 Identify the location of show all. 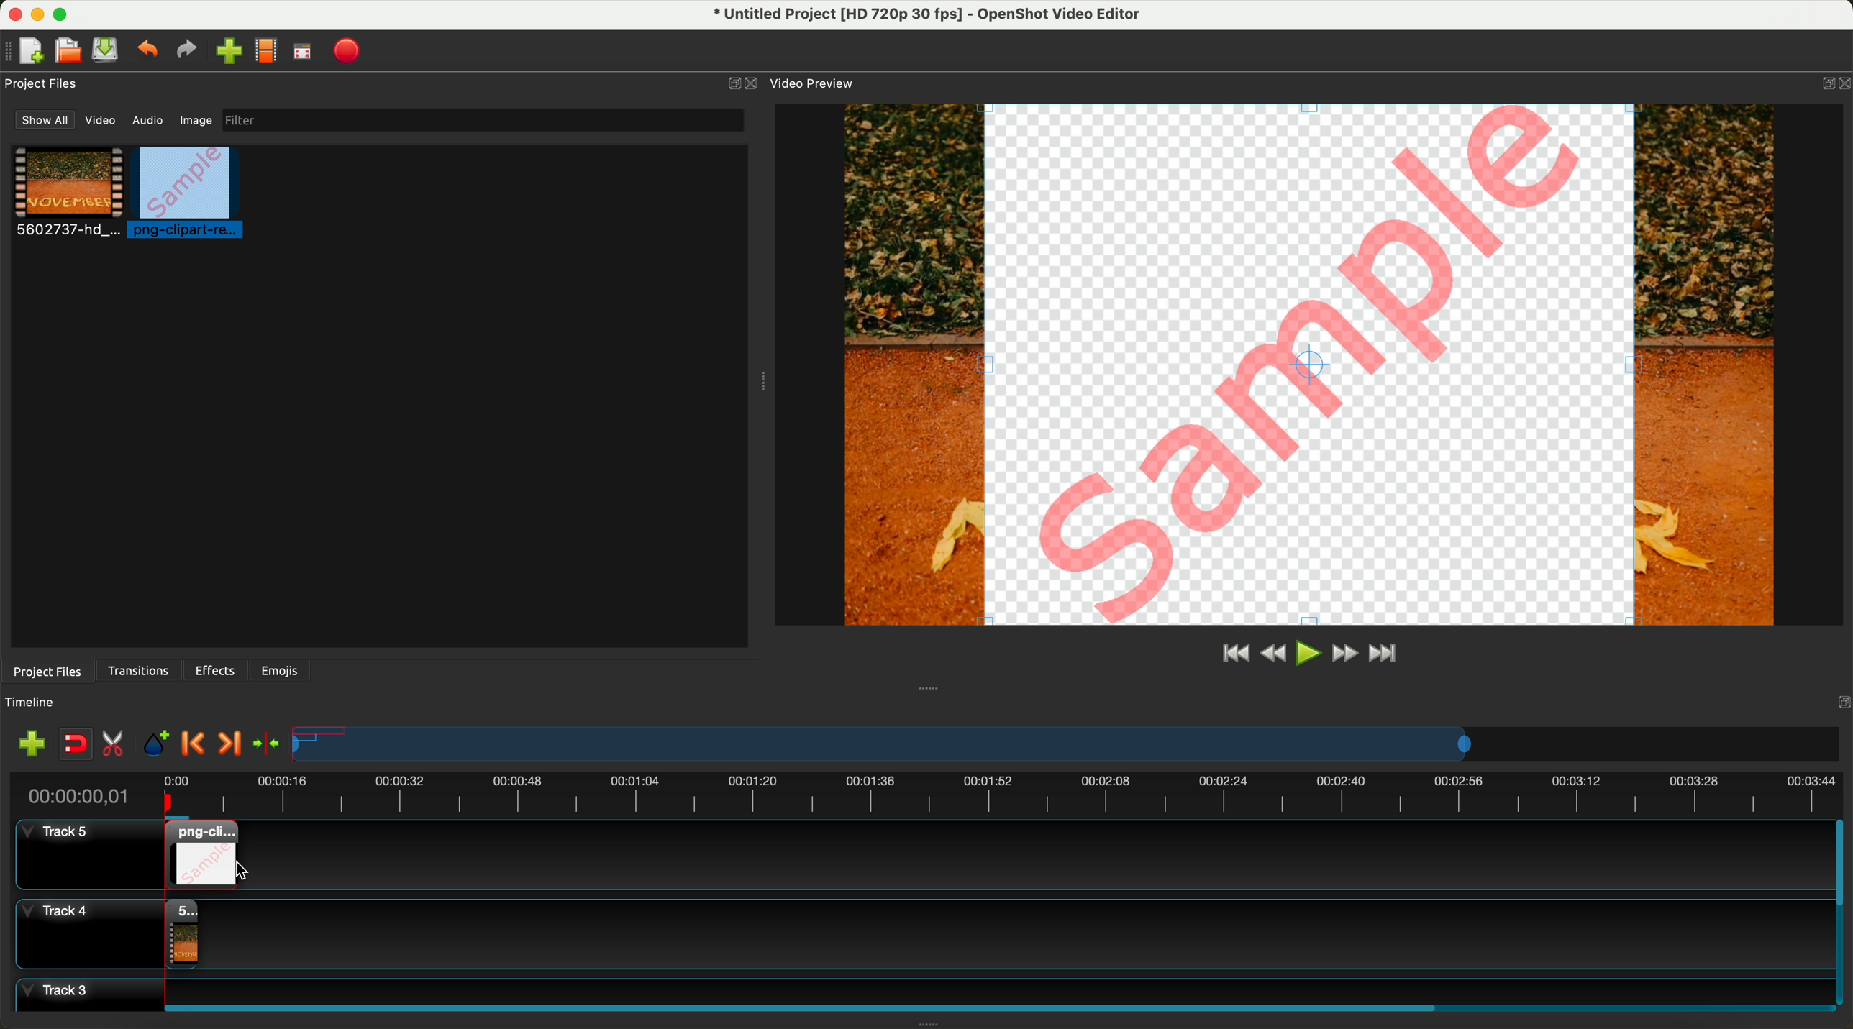
(45, 120).